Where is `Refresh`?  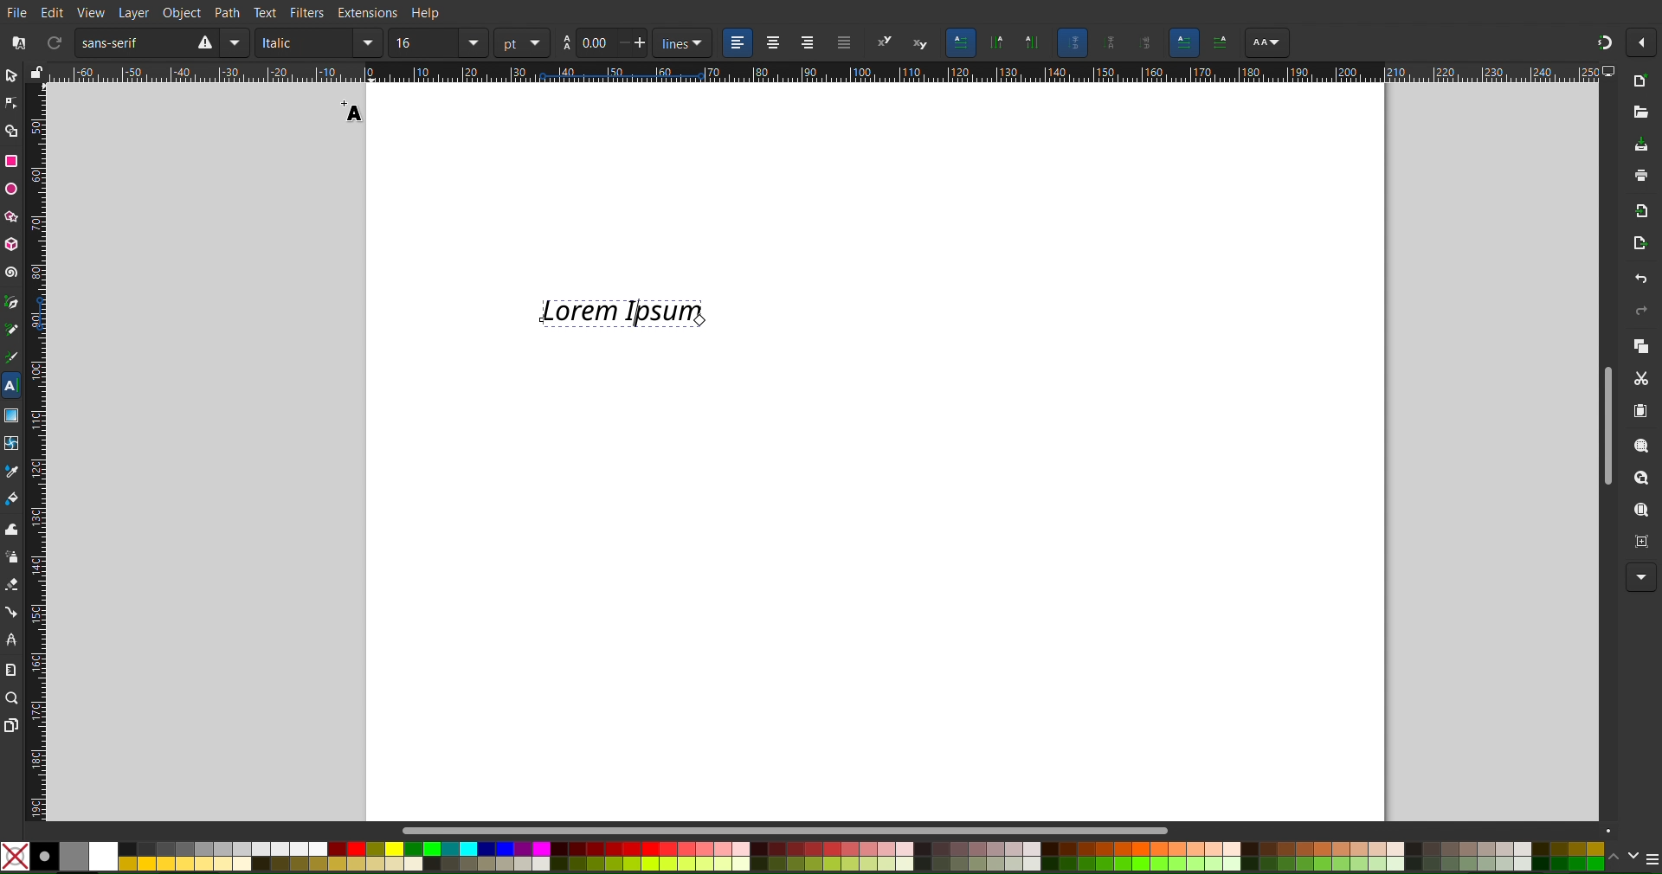 Refresh is located at coordinates (55, 43).